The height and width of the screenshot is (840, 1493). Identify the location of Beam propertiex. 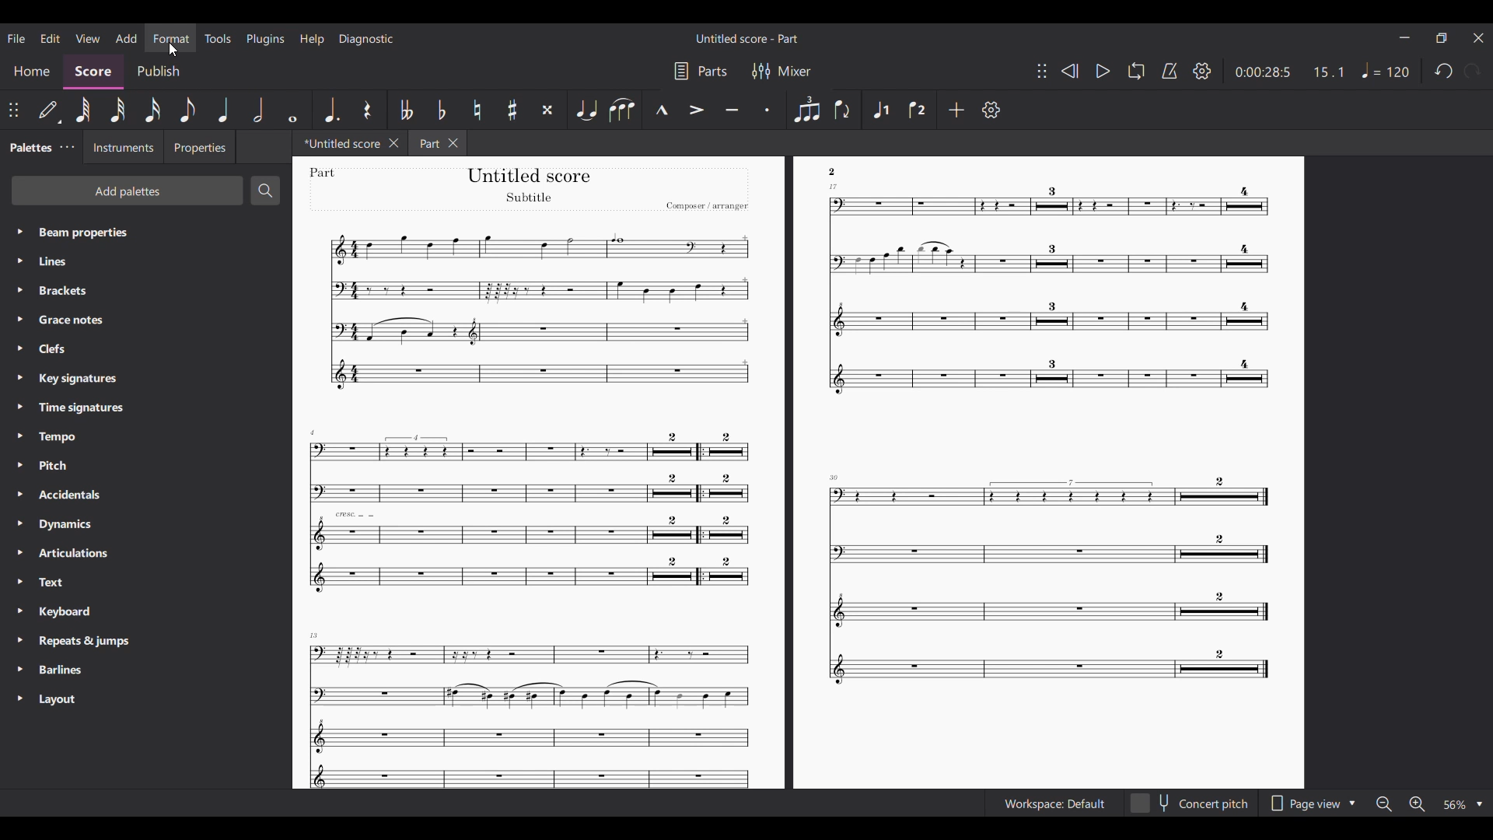
(80, 232).